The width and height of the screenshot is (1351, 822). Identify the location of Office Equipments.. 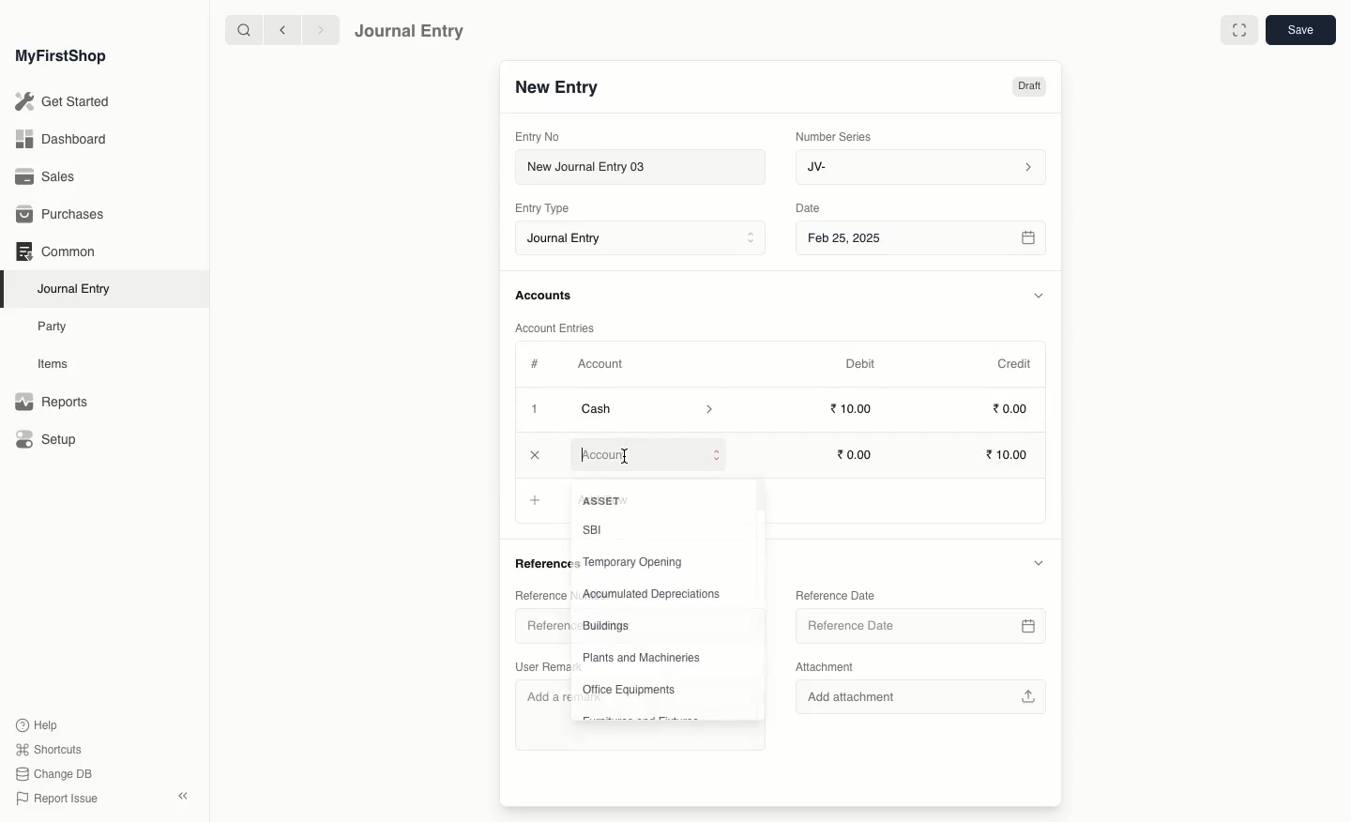
(631, 691).